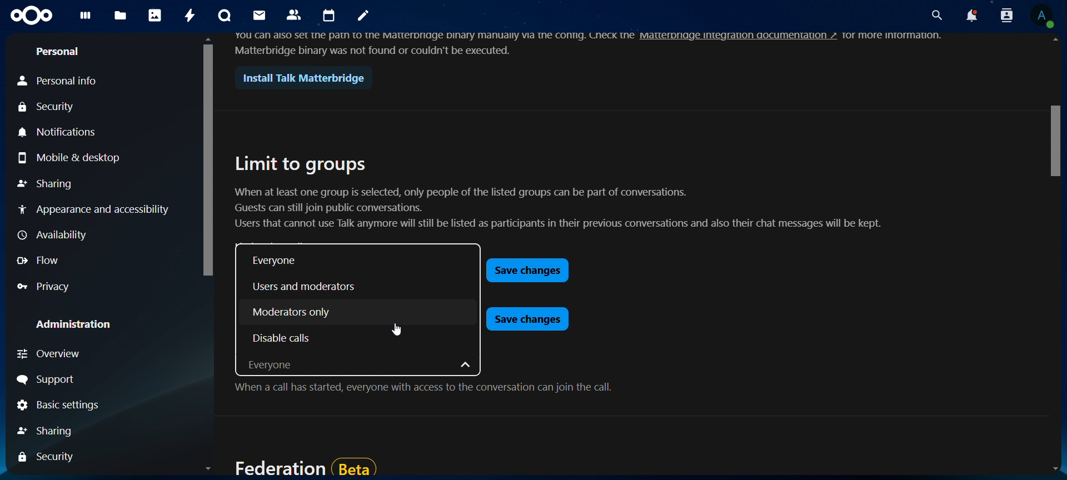  Describe the element at coordinates (748, 37) in the screenshot. I see `matterbridge integration documentation` at that location.